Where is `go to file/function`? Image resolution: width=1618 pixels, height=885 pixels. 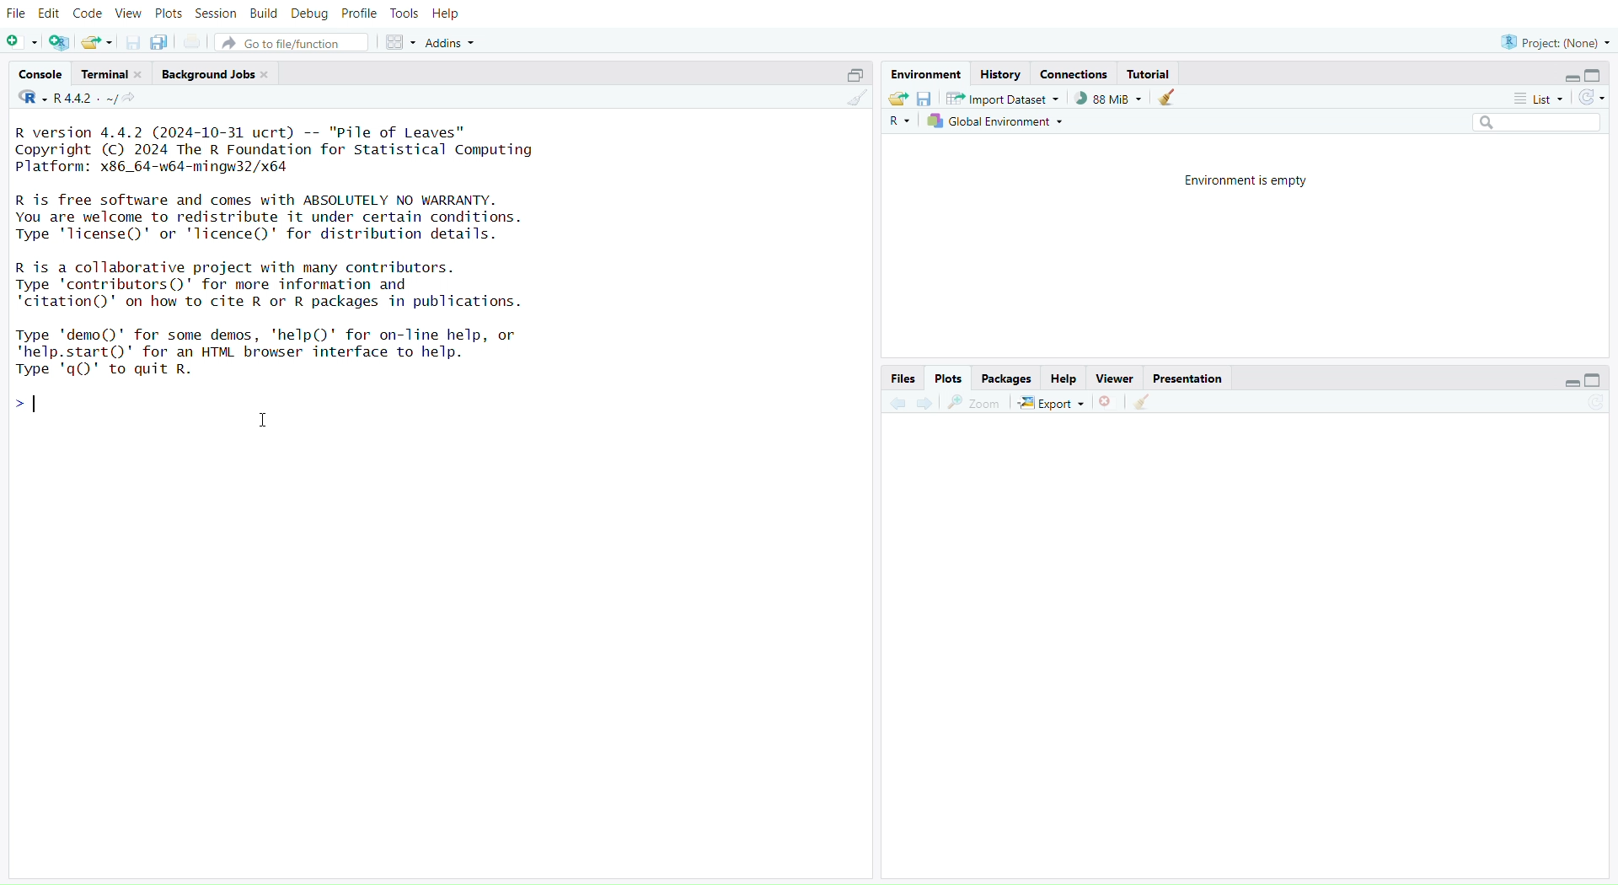 go to file/function is located at coordinates (292, 42).